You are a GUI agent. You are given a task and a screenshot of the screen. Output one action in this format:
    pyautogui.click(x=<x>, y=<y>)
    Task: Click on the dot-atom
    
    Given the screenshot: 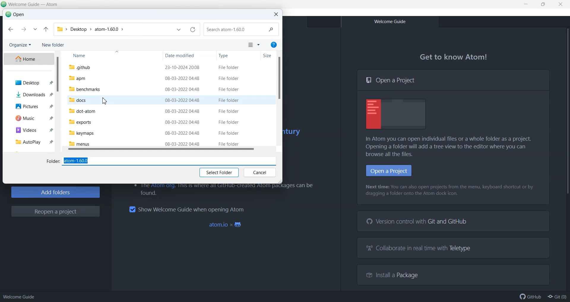 What is the action you would take?
    pyautogui.click(x=83, y=111)
    